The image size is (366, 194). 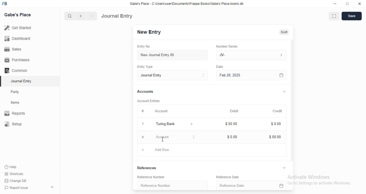 I want to click on search, so click(x=70, y=16).